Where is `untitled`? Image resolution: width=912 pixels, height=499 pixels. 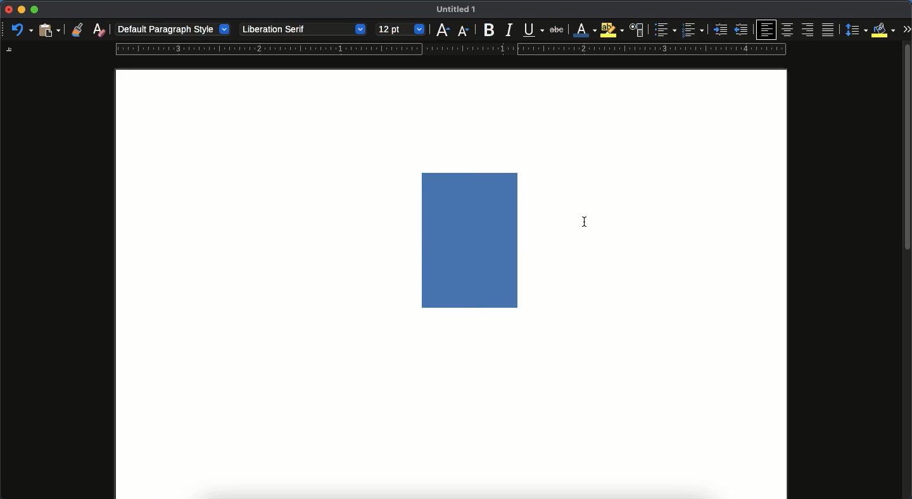
untitled is located at coordinates (453, 10).